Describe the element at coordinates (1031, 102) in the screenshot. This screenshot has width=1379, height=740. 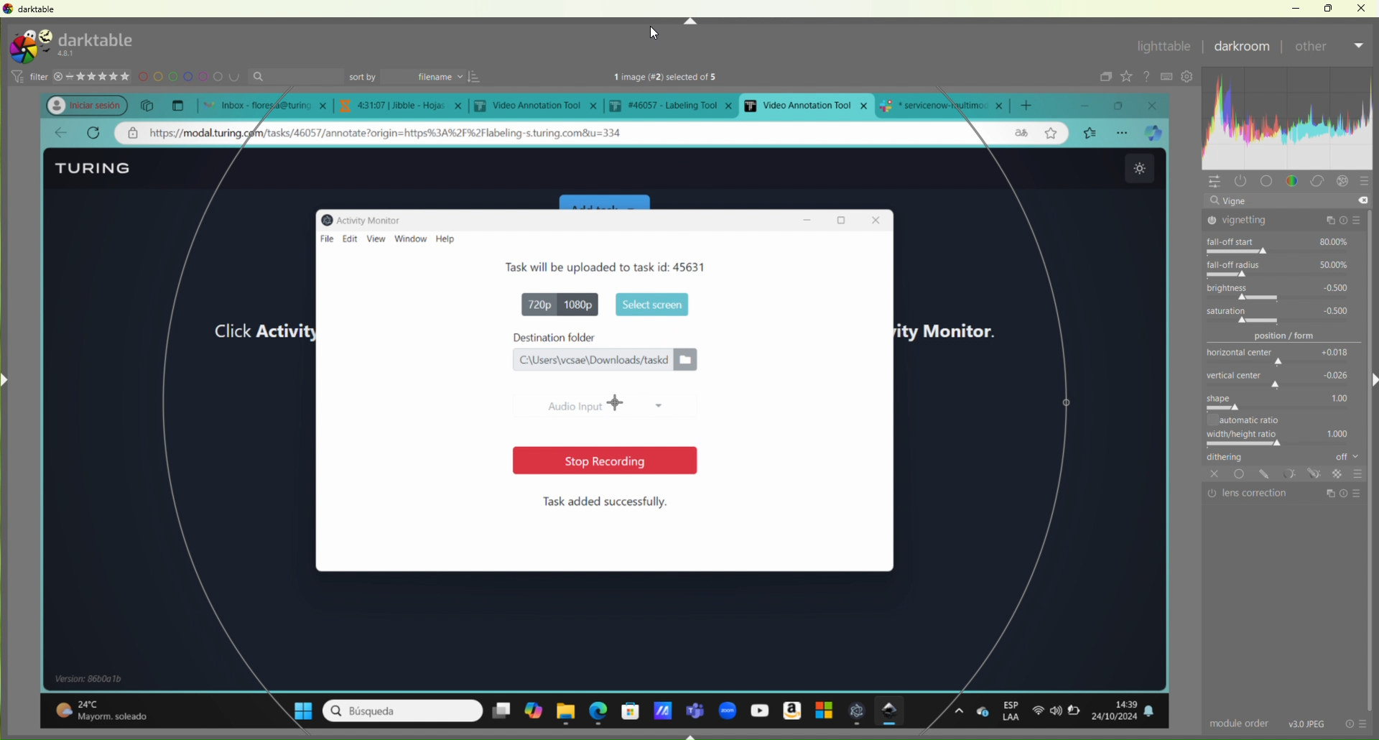
I see `add new tab` at that location.